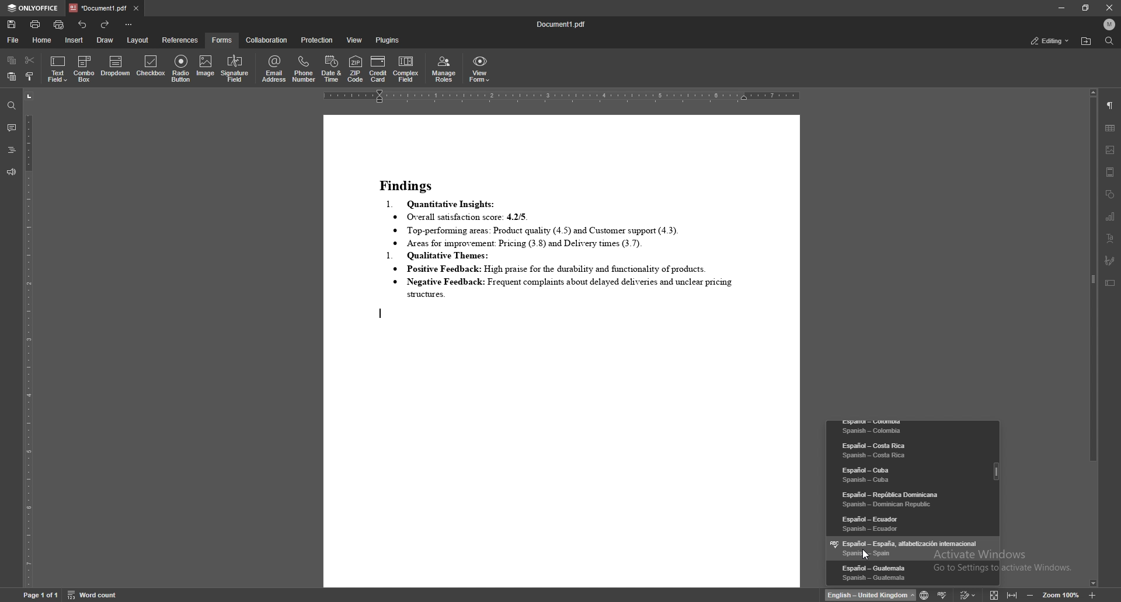 The image size is (1121, 602). I want to click on phone number, so click(305, 68).